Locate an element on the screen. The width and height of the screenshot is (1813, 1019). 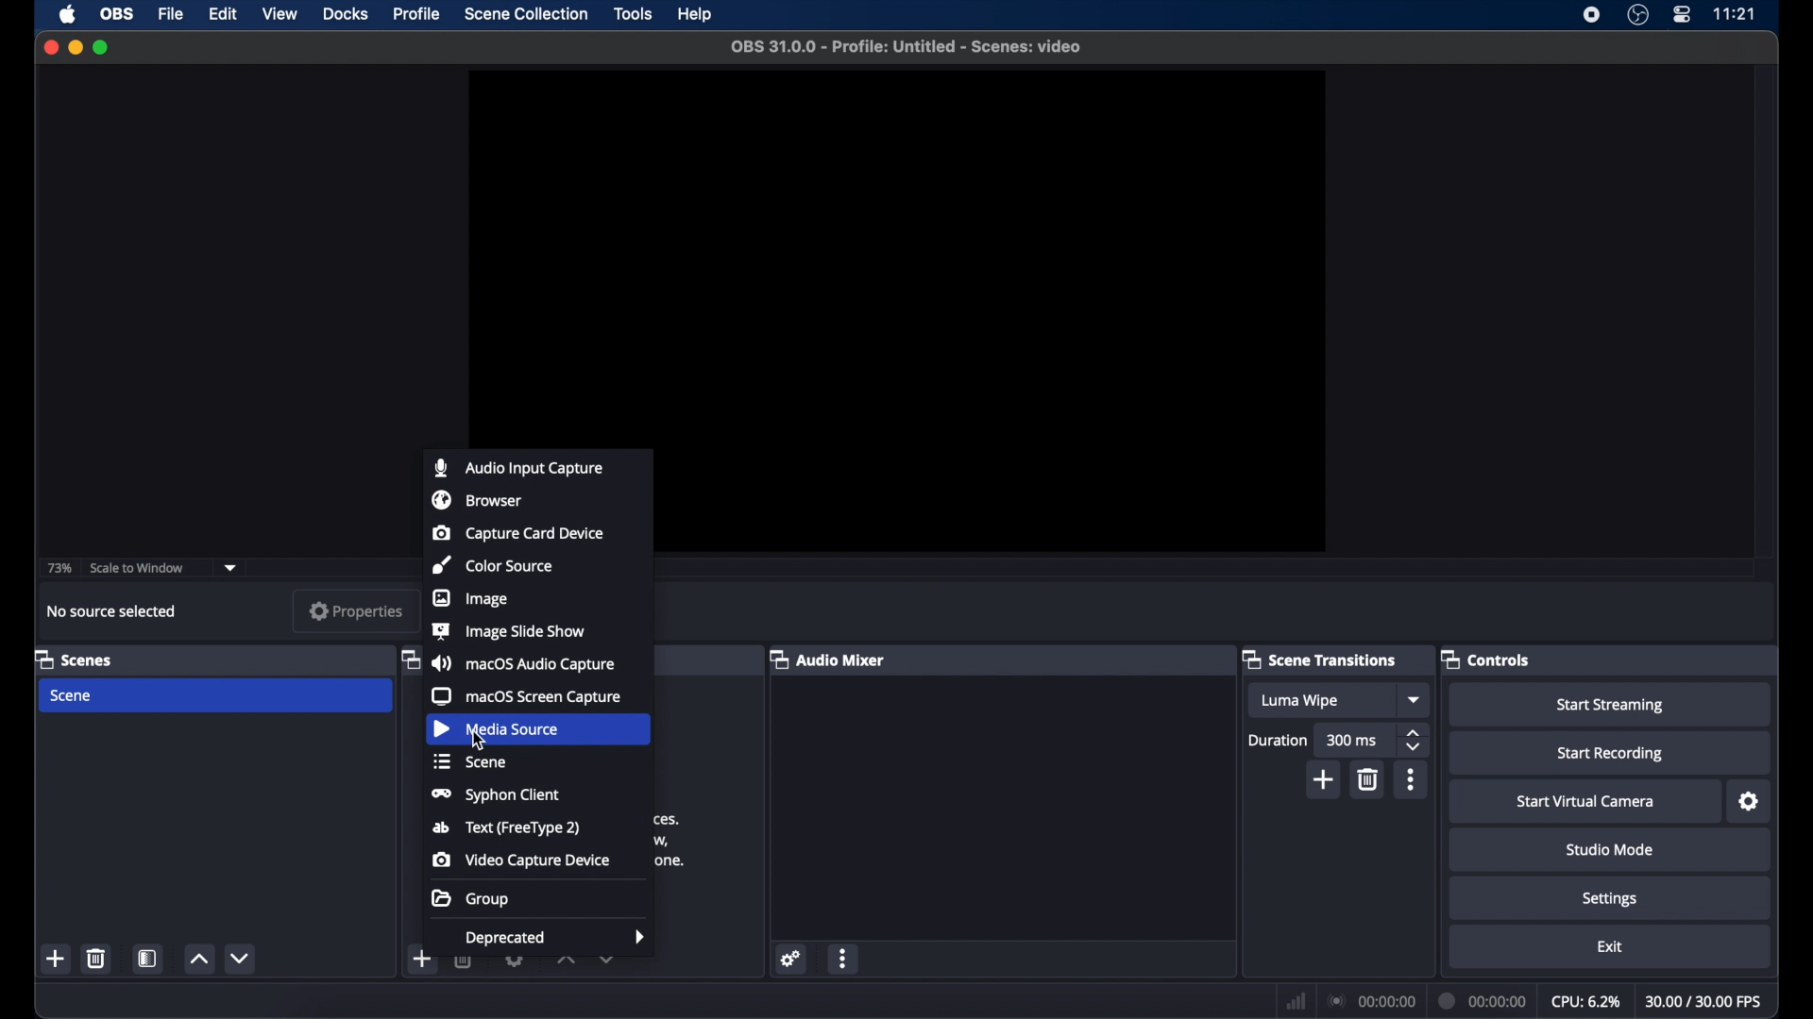
cursor is located at coordinates (478, 740).